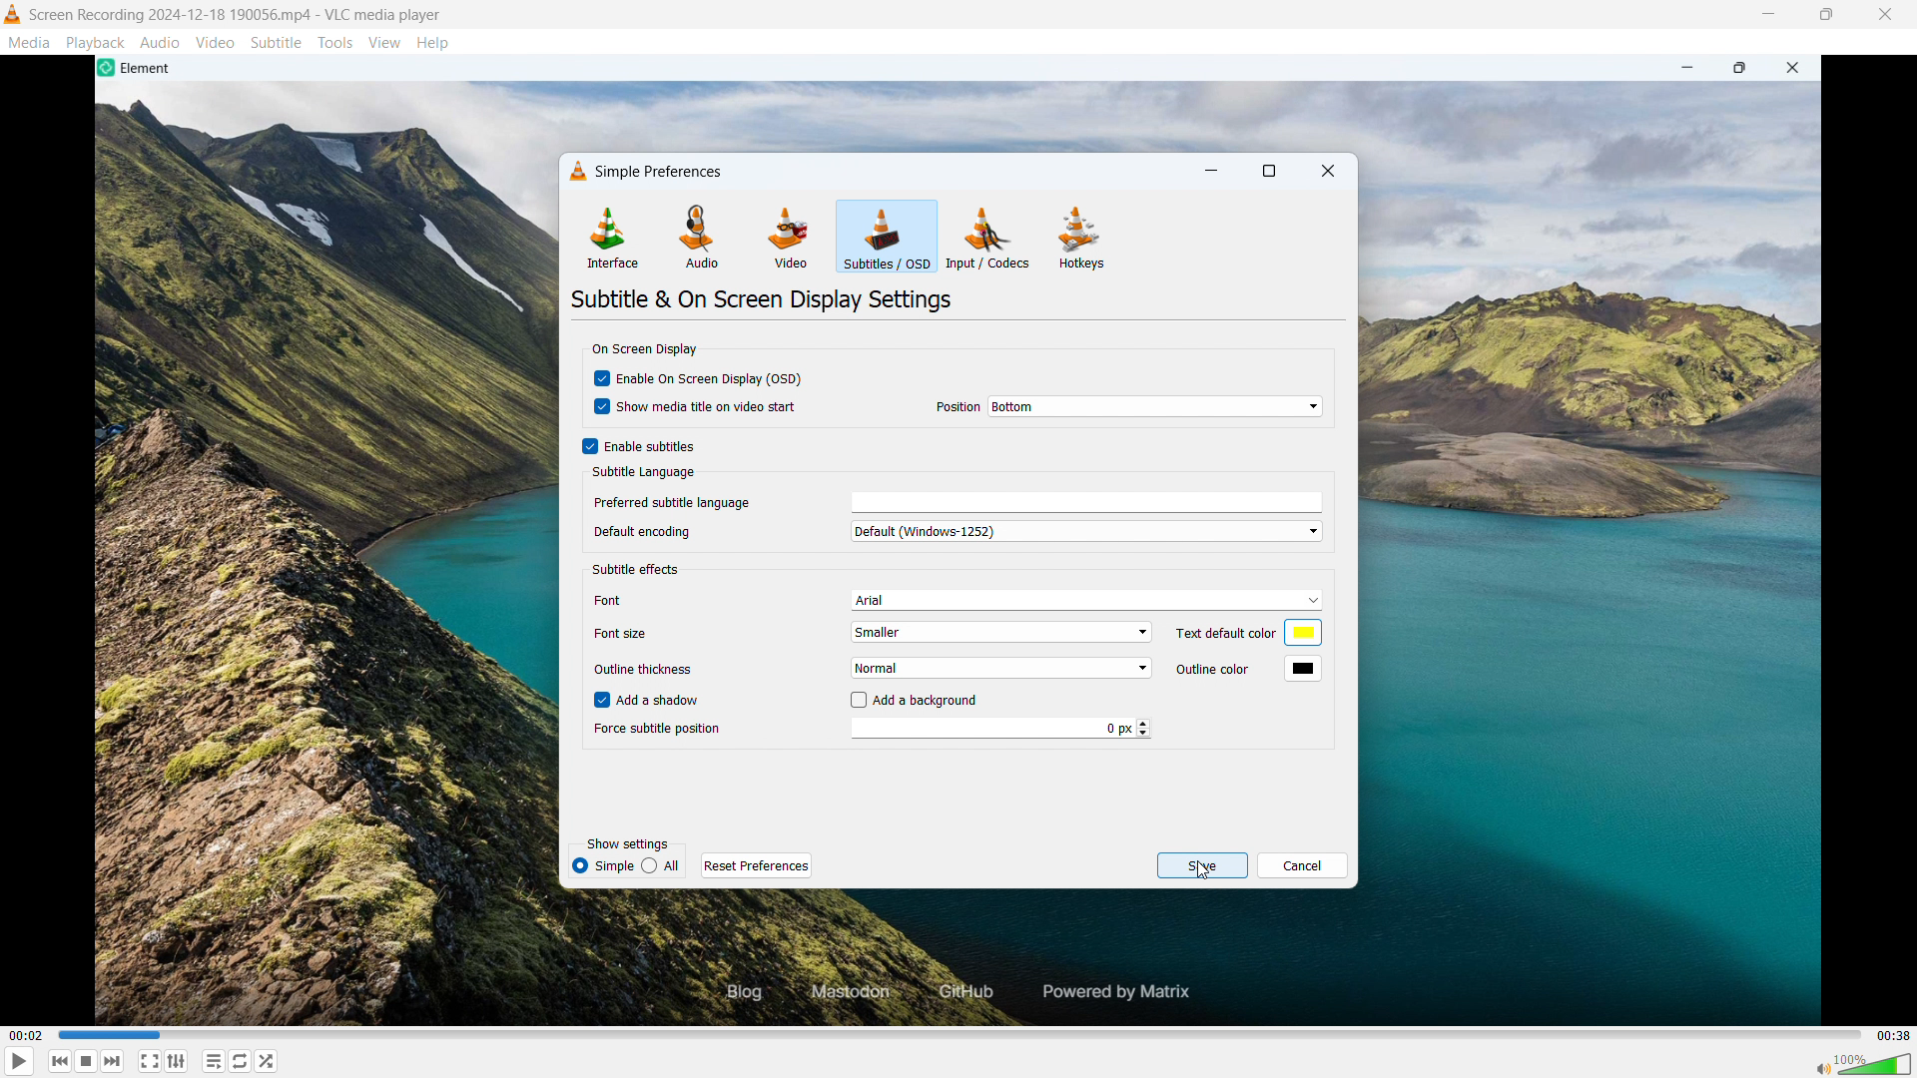  What do you see at coordinates (29, 43) in the screenshot?
I see `Media ` at bounding box center [29, 43].